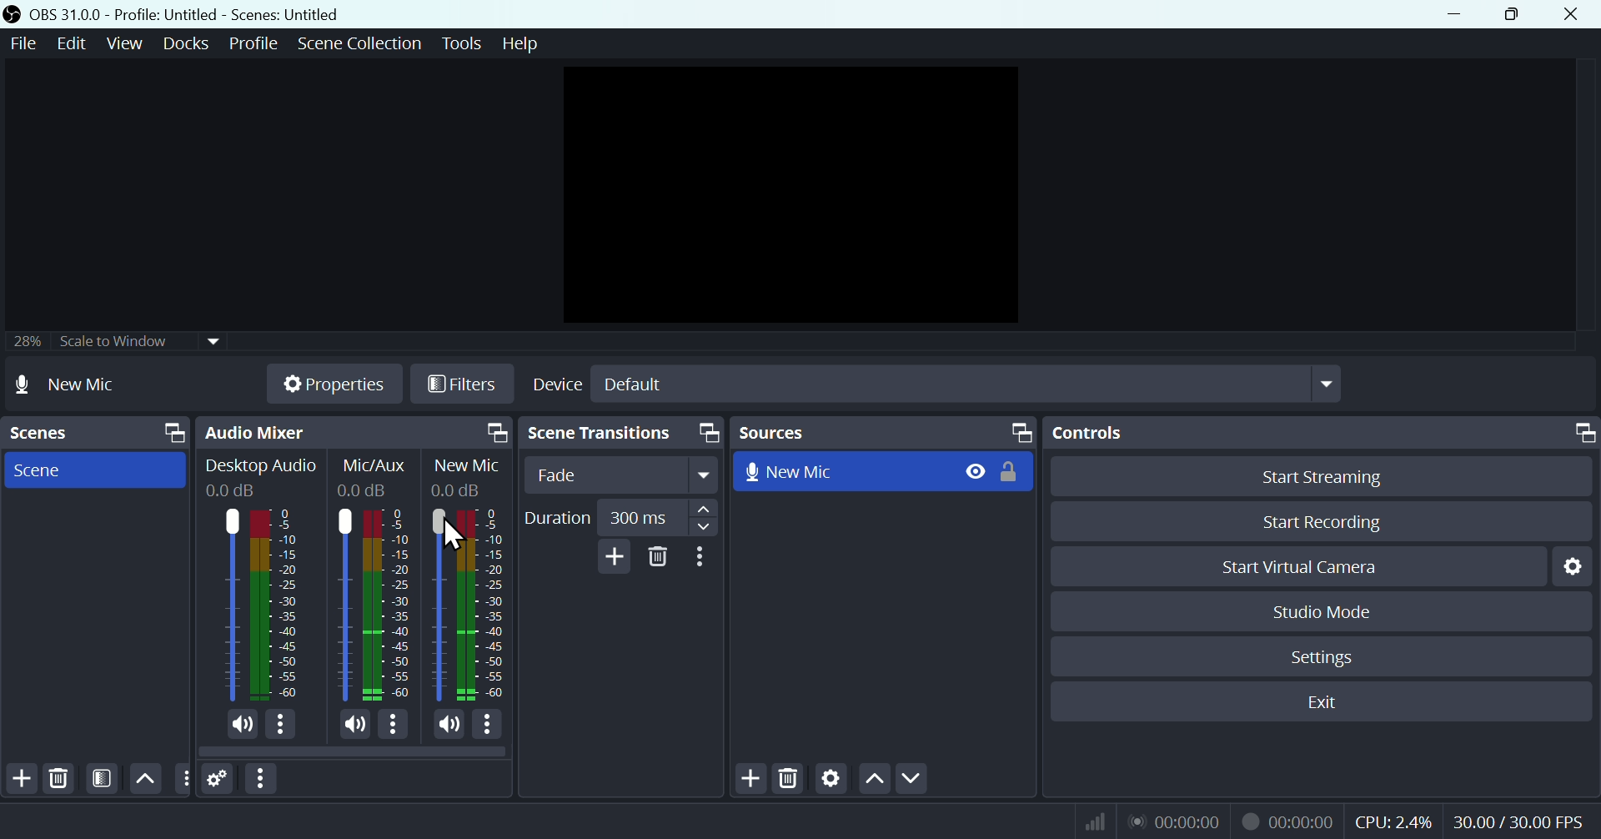 Image resolution: width=1601 pixels, height=839 pixels. What do you see at coordinates (619, 518) in the screenshot?
I see `Duration` at bounding box center [619, 518].